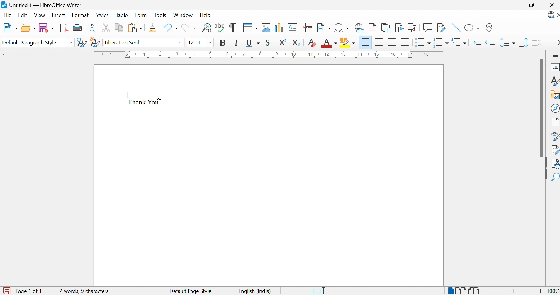 This screenshot has height=295, width=560. Describe the element at coordinates (553, 80) in the screenshot. I see `Styles` at that location.